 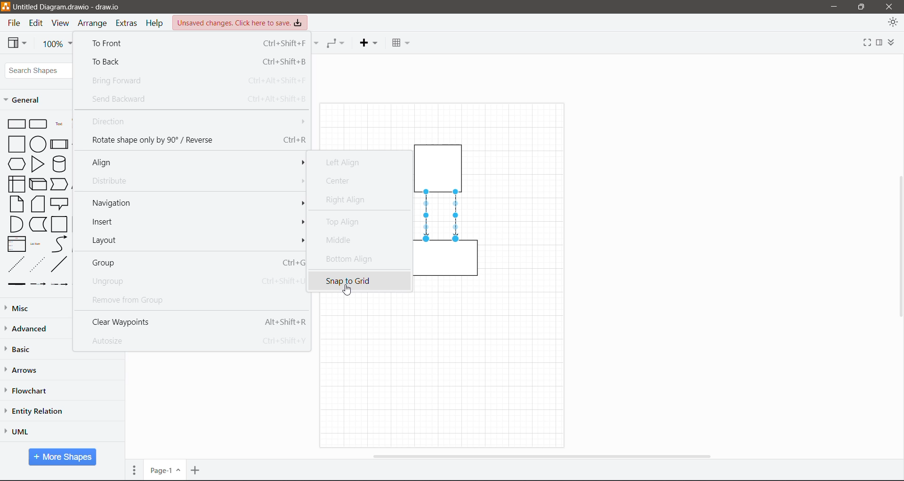 What do you see at coordinates (63, 457) in the screenshot?
I see `More Shapes` at bounding box center [63, 457].